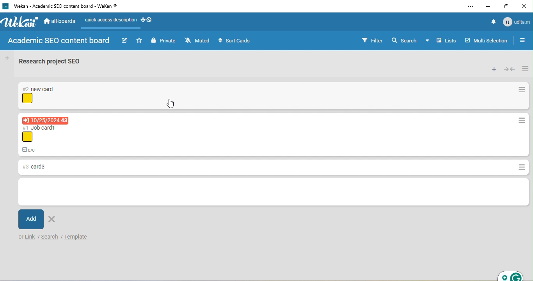  I want to click on wekan, so click(21, 23).